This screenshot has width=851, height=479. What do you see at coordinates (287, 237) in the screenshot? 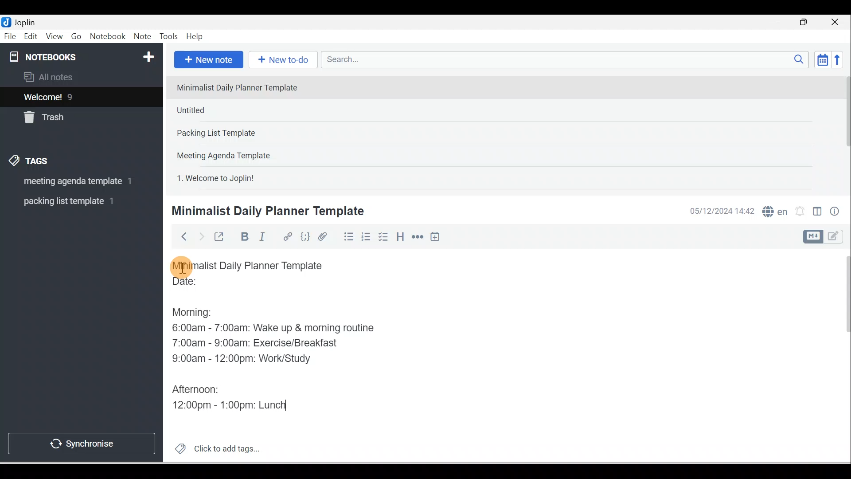
I see `Hyperlink` at bounding box center [287, 237].